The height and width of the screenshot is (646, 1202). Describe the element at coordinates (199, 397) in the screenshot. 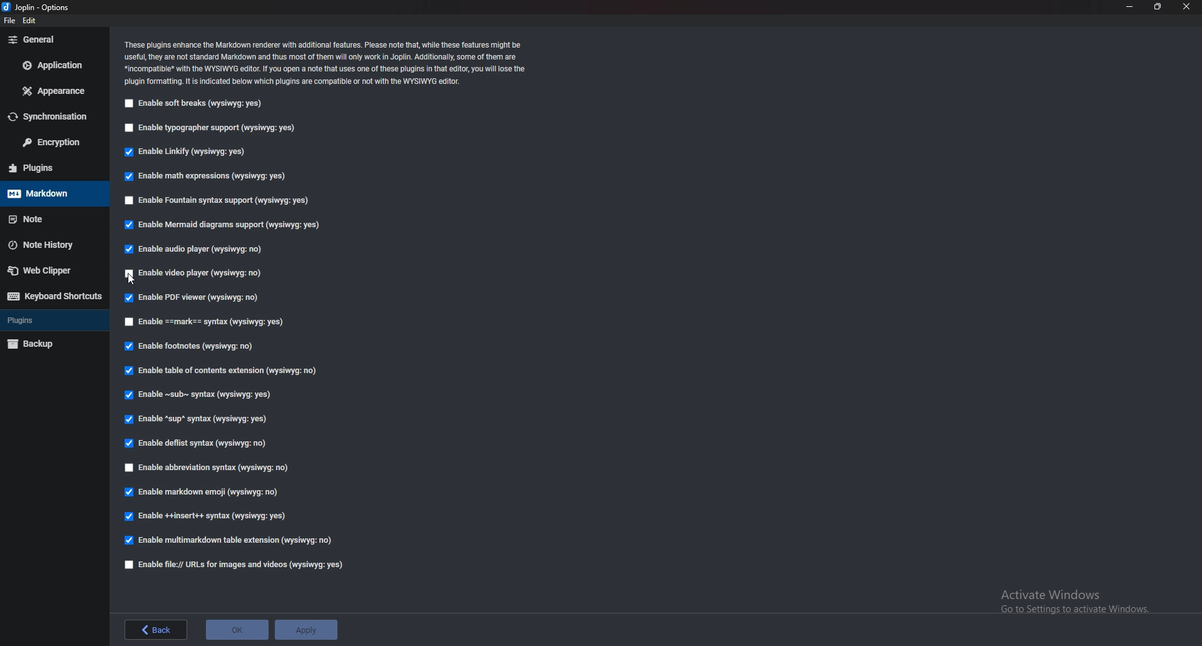

I see `enable sub syntax` at that location.